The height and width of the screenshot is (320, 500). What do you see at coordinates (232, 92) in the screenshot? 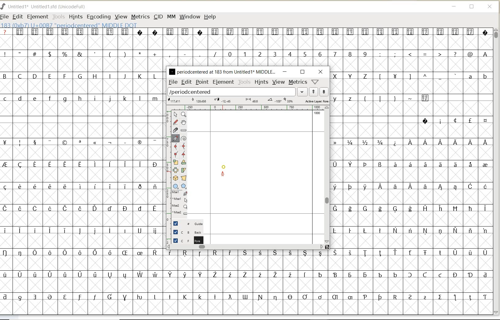
I see `load word list` at bounding box center [232, 92].